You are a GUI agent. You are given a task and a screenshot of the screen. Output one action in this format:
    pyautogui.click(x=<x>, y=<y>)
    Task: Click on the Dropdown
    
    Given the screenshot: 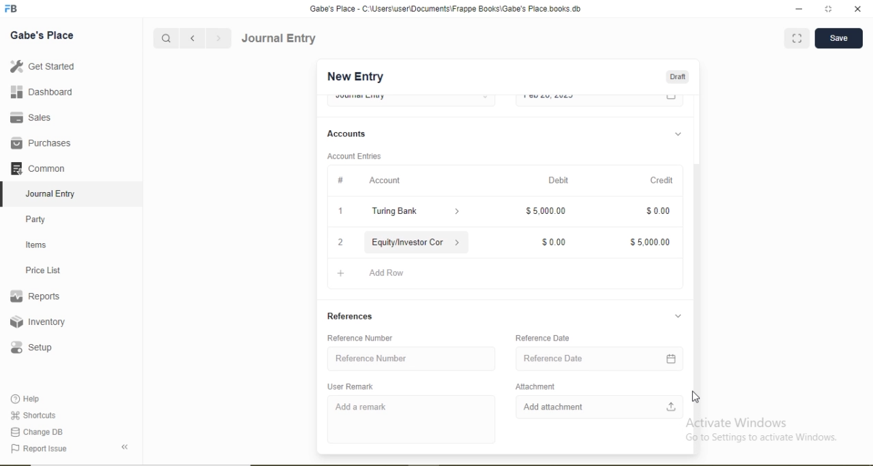 What is the action you would take?
    pyautogui.click(x=677, y=135)
    